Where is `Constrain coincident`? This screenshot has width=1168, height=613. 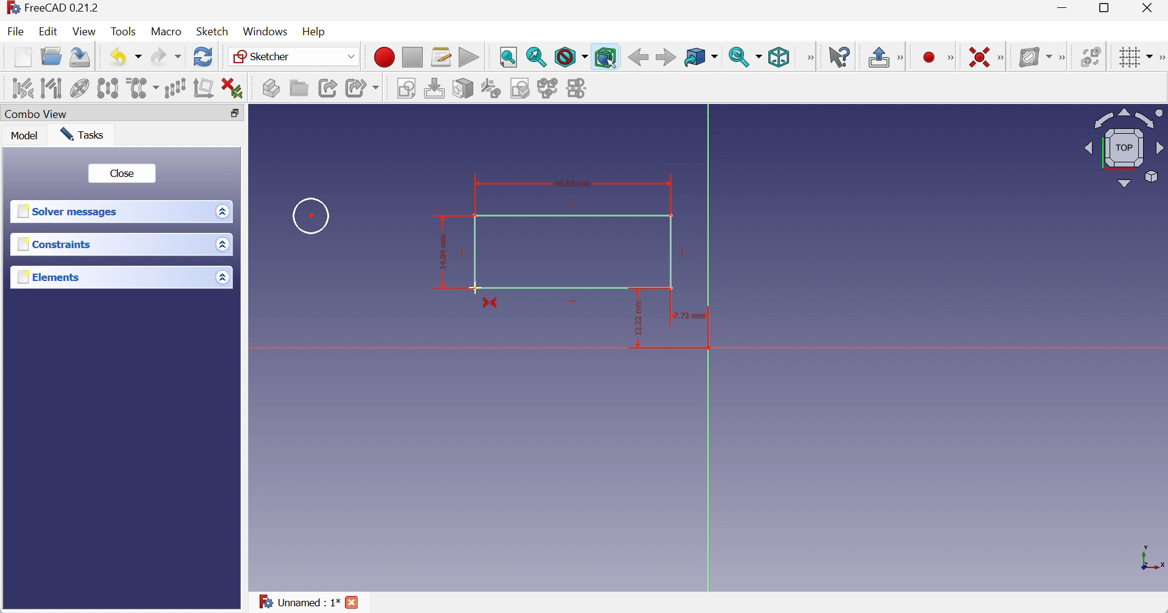
Constrain coincident is located at coordinates (978, 56).